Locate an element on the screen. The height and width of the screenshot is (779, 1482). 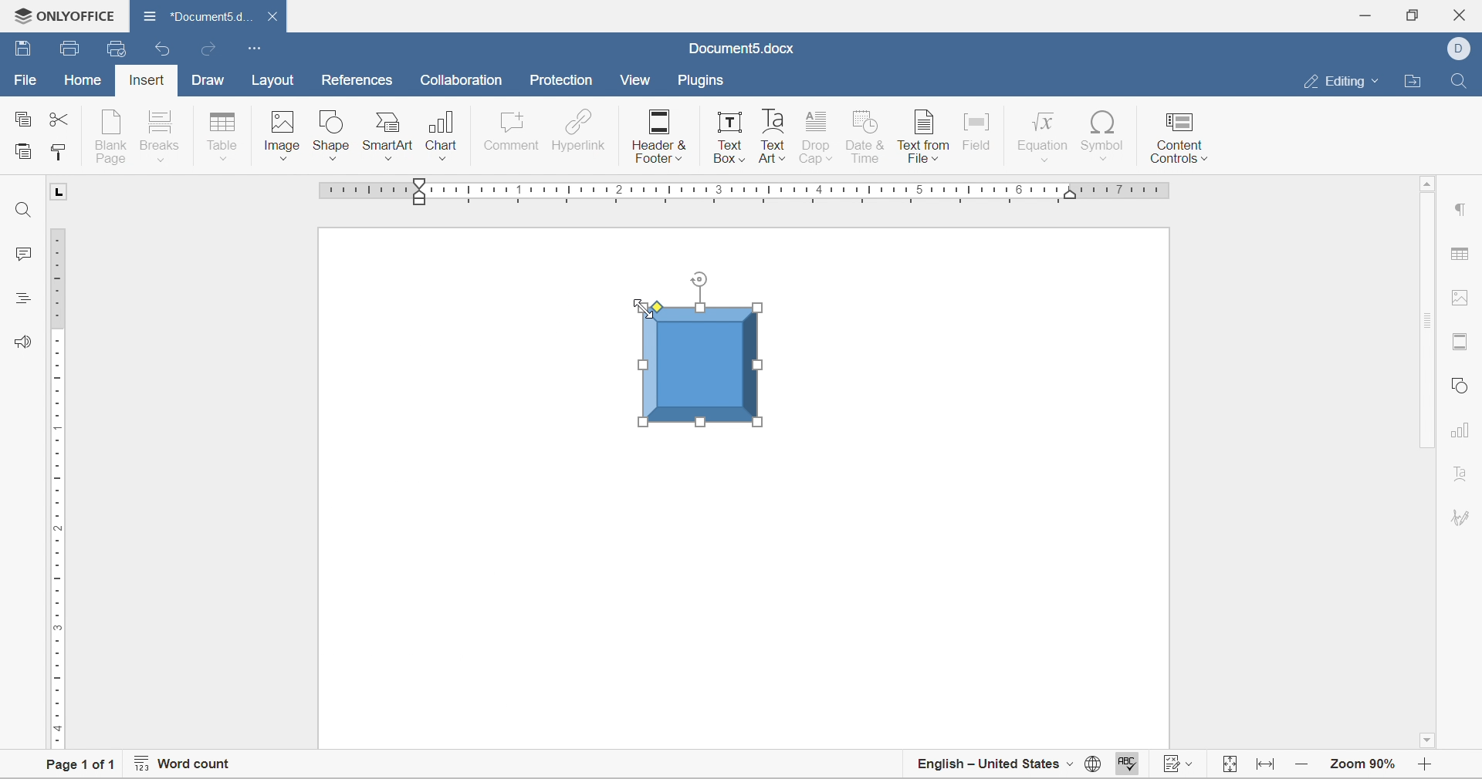
paragraph settings is located at coordinates (1465, 208).